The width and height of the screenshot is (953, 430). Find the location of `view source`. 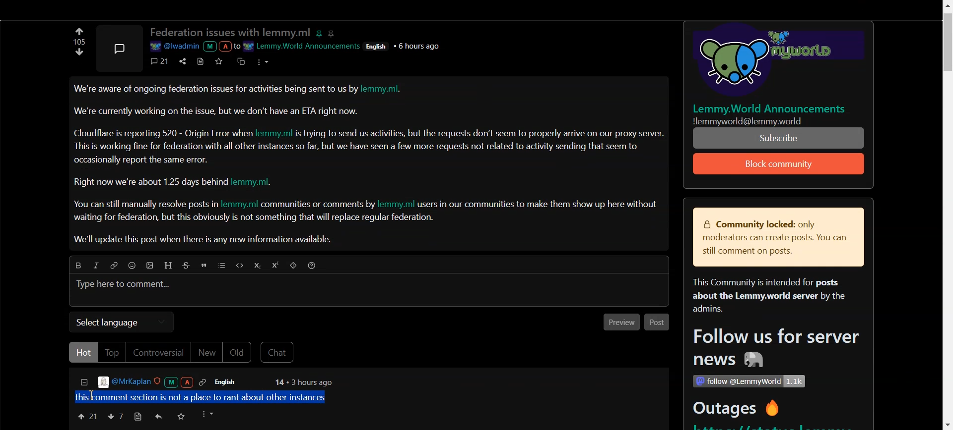

view source is located at coordinates (201, 61).